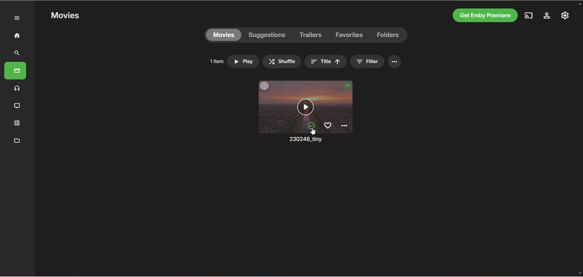 This screenshot has height=277, width=583. What do you see at coordinates (369, 62) in the screenshot?
I see `filter` at bounding box center [369, 62].